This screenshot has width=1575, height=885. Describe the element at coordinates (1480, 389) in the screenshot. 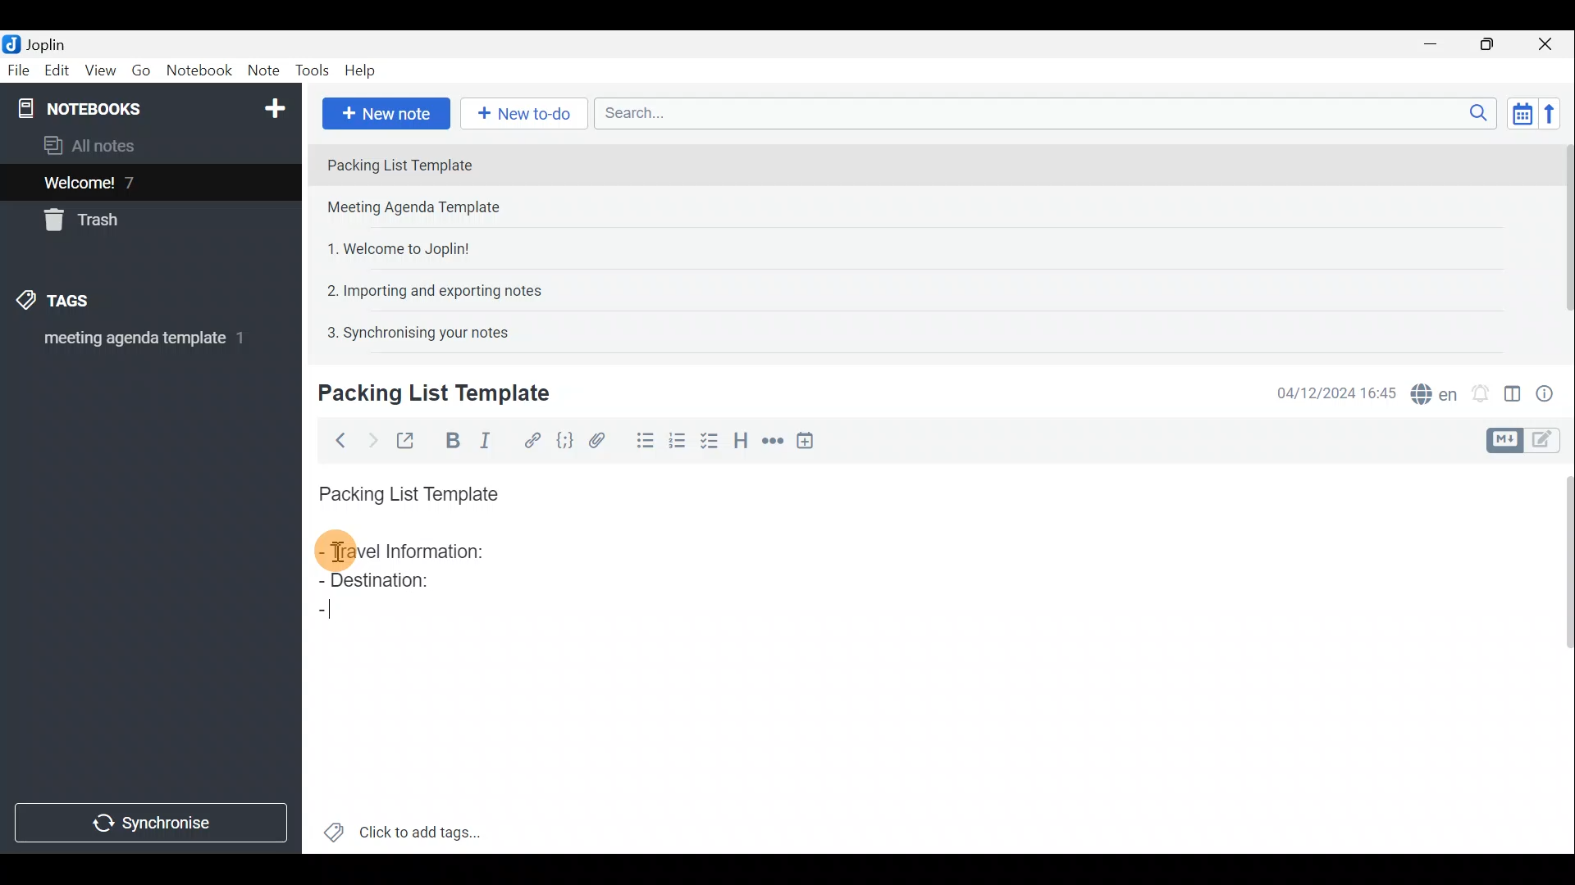

I see `Set alarm` at that location.